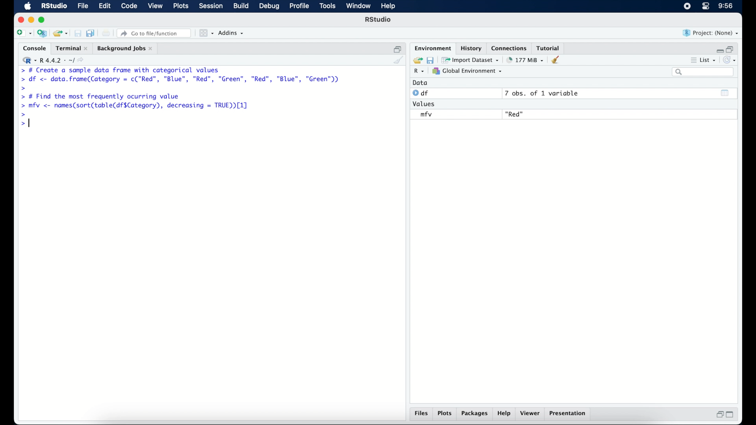 The image size is (756, 425). What do you see at coordinates (731, 416) in the screenshot?
I see `maximize` at bounding box center [731, 416].